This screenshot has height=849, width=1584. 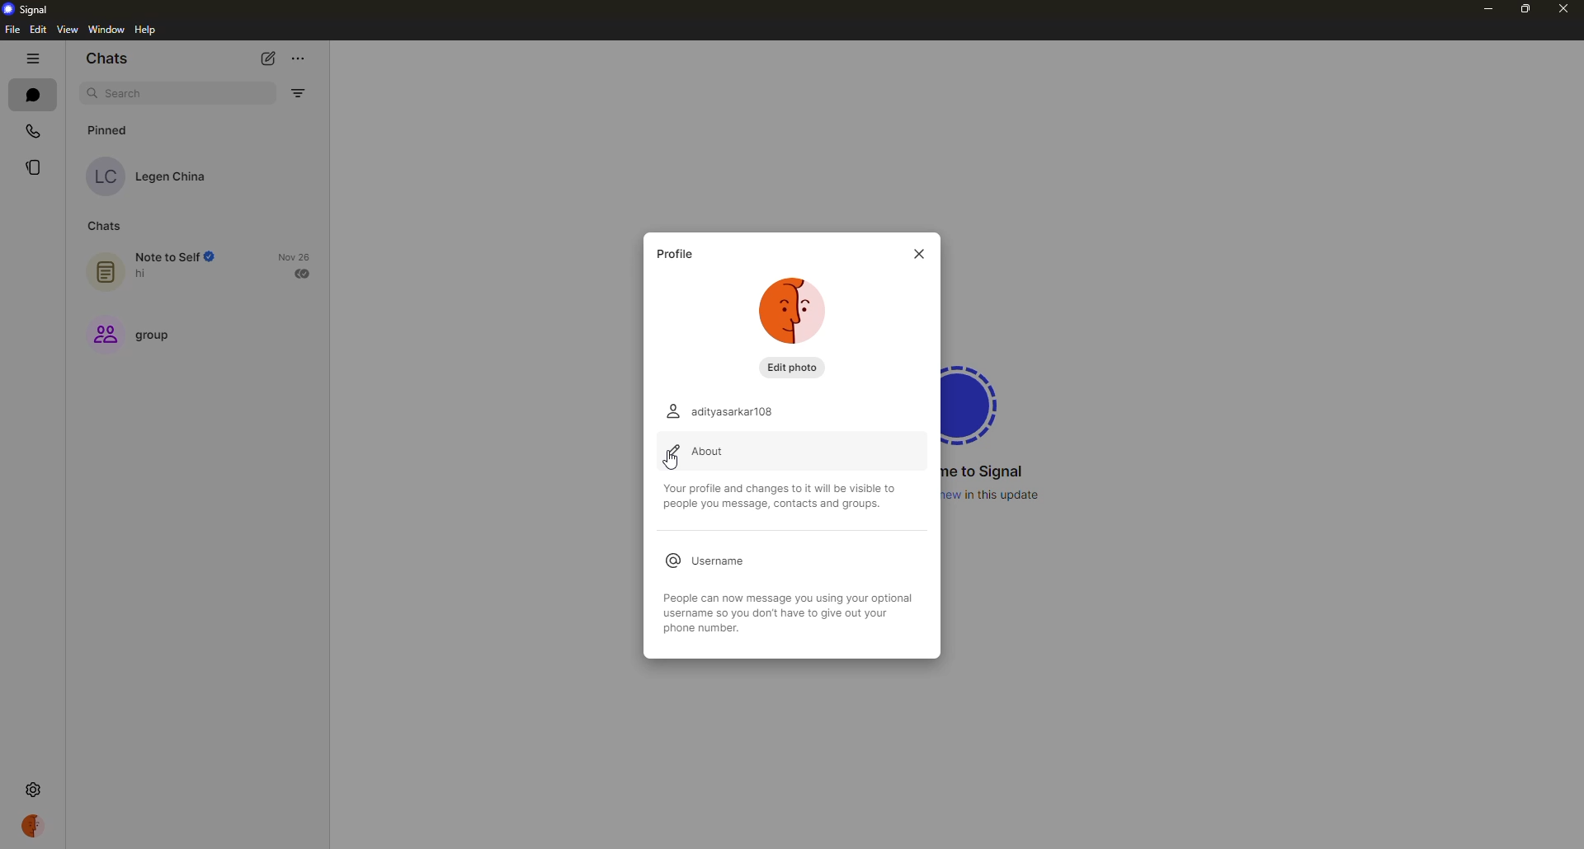 What do you see at coordinates (35, 129) in the screenshot?
I see `calls` at bounding box center [35, 129].